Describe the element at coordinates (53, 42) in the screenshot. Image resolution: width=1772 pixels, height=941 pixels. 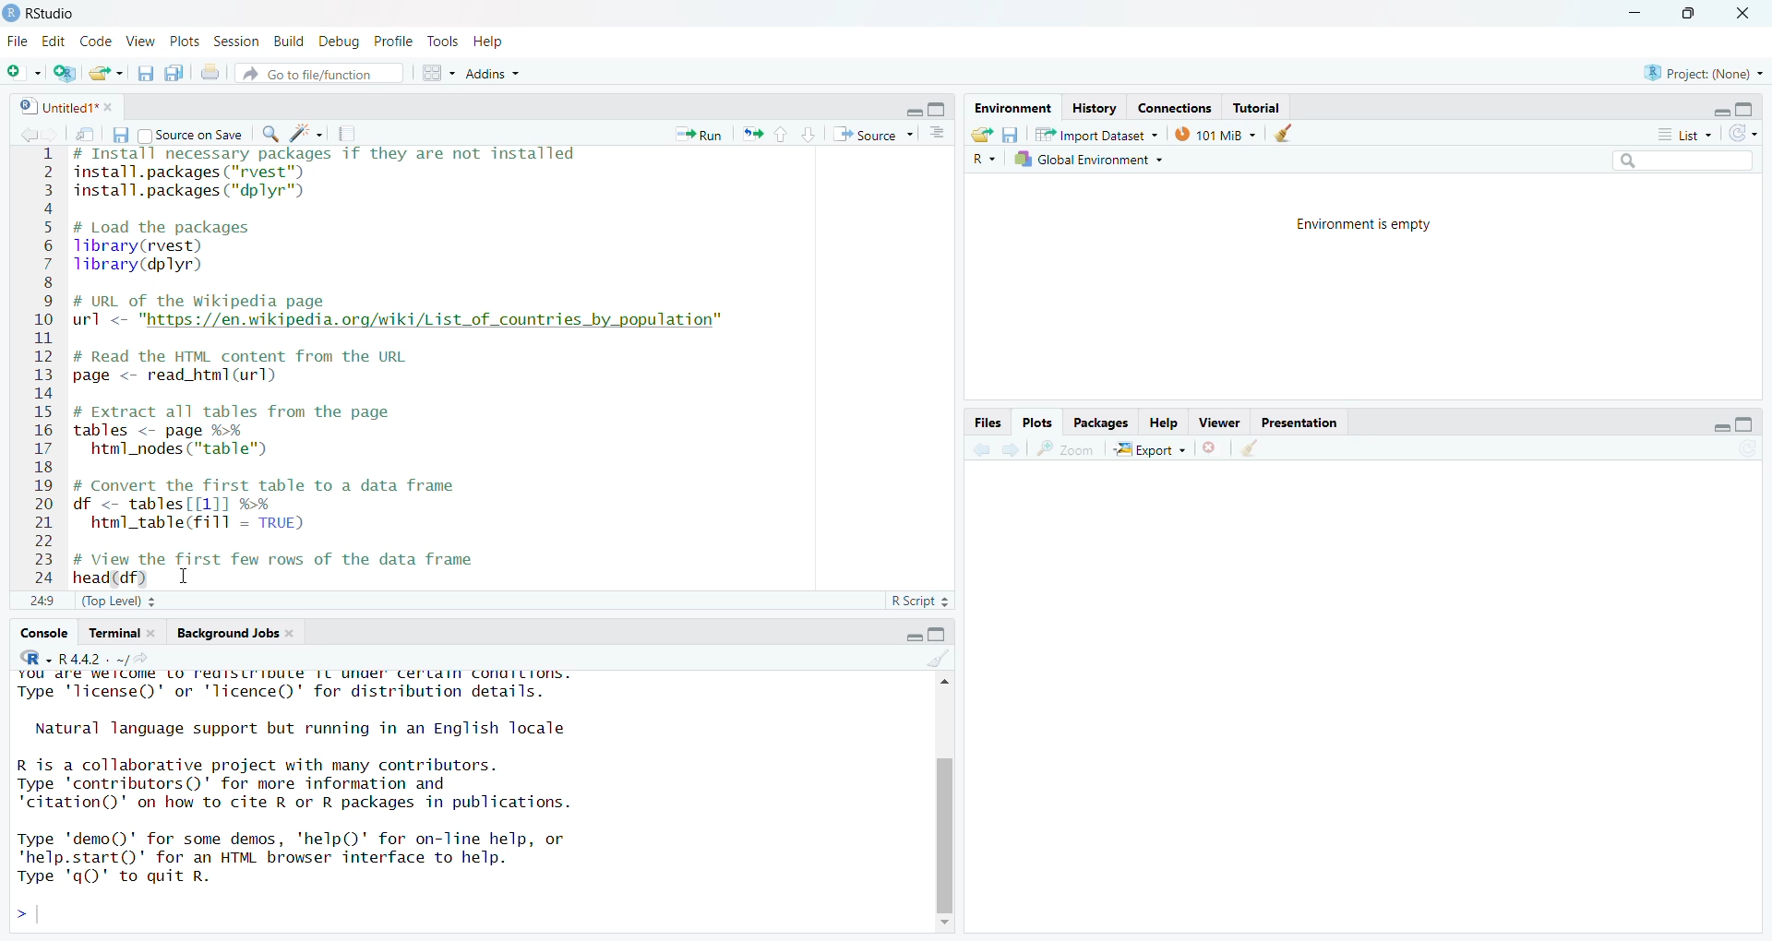
I see `Edit` at that location.